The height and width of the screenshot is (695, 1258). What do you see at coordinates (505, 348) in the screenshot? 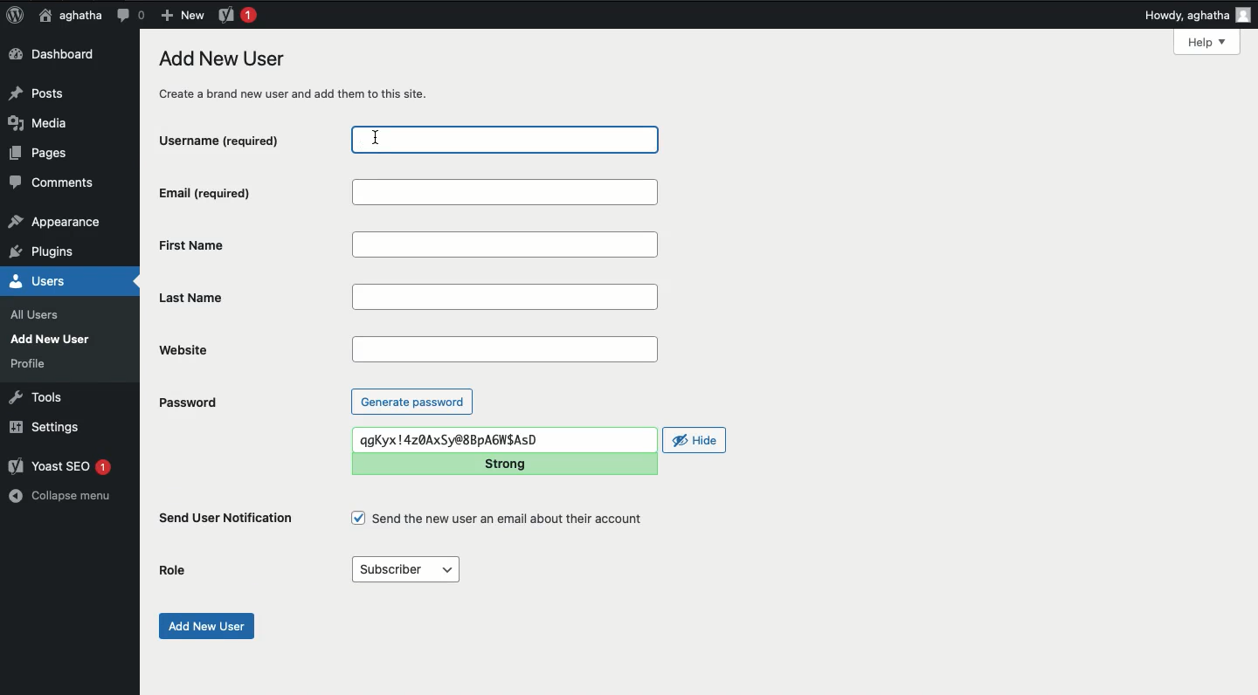
I see `Website` at bounding box center [505, 348].